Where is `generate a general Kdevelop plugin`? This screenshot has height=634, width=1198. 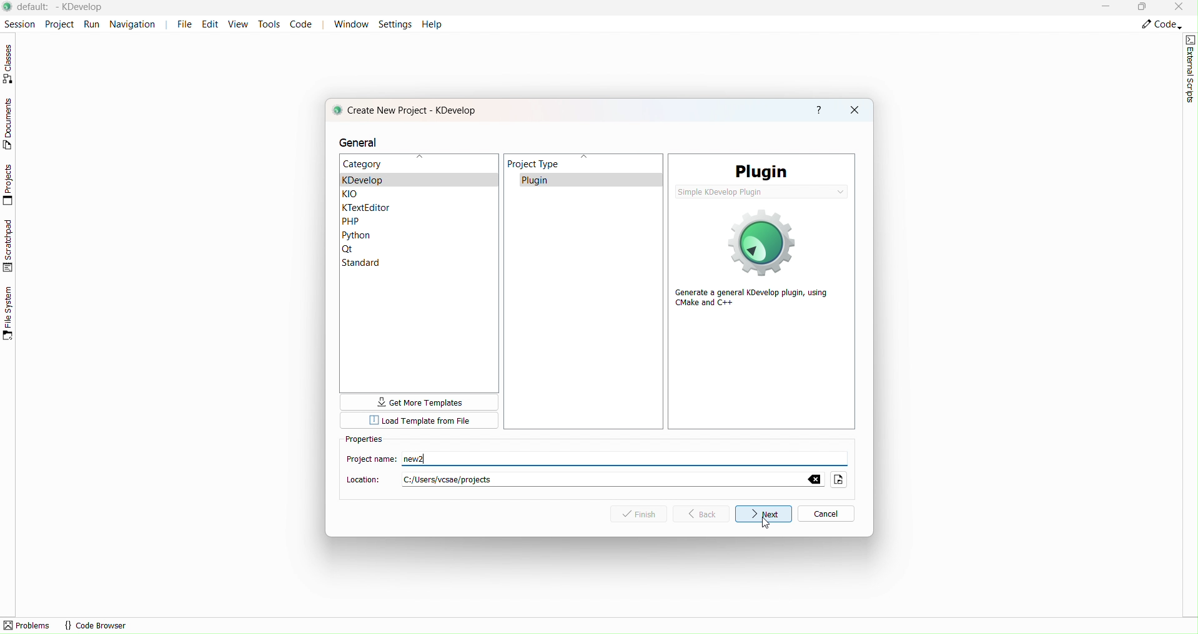 generate a general Kdevelop plugin is located at coordinates (756, 260).